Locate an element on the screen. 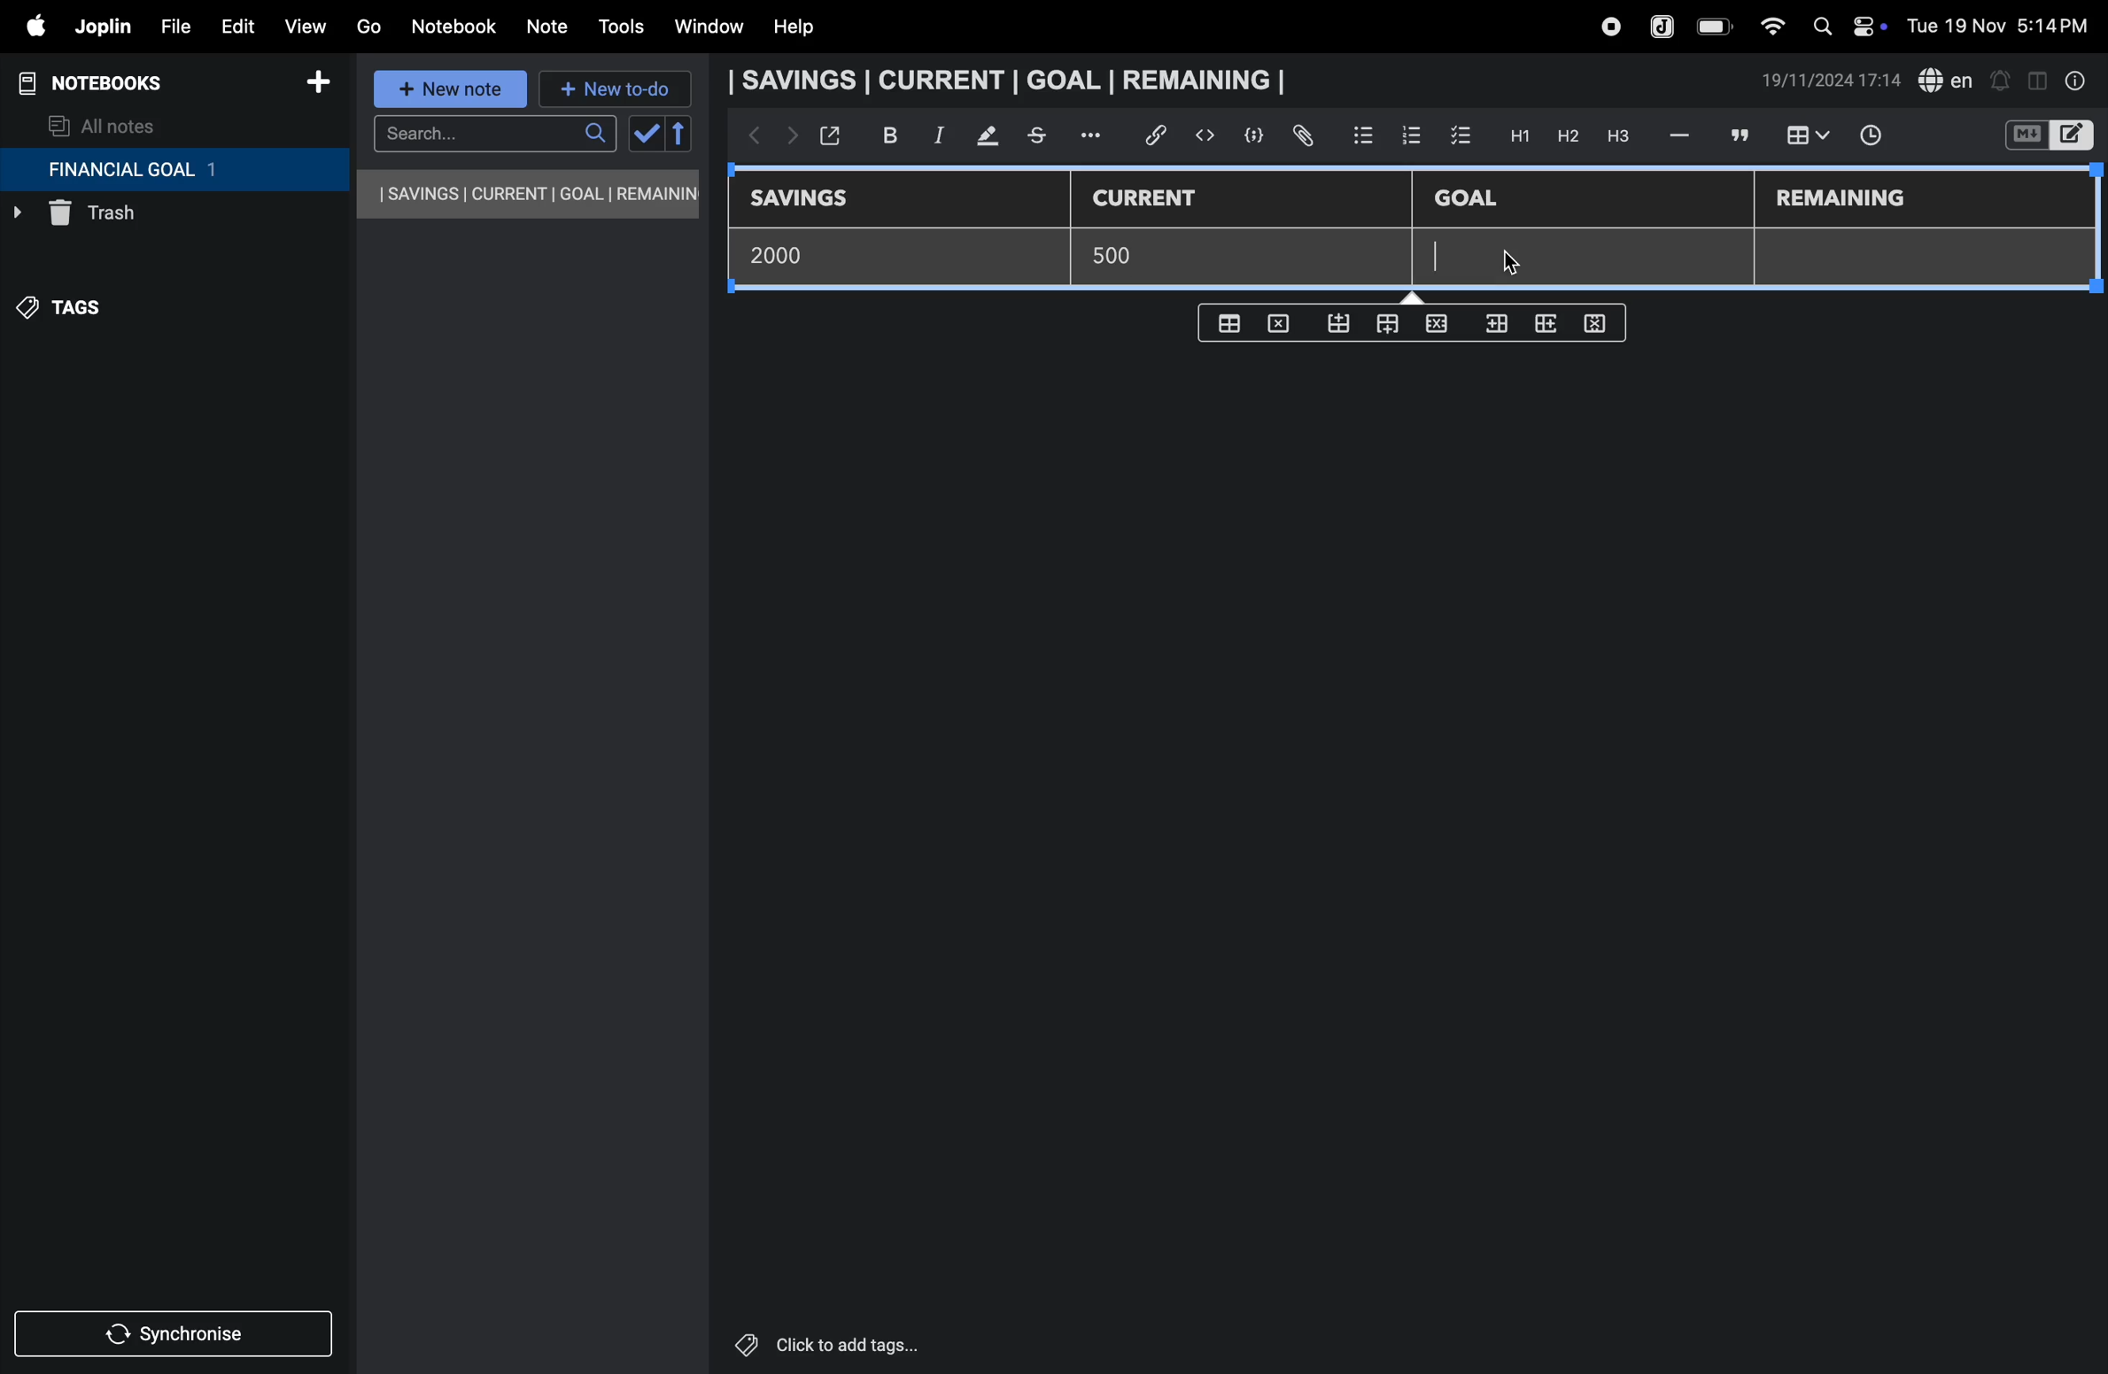 This screenshot has width=2108, height=1374. financial goal is located at coordinates (174, 170).